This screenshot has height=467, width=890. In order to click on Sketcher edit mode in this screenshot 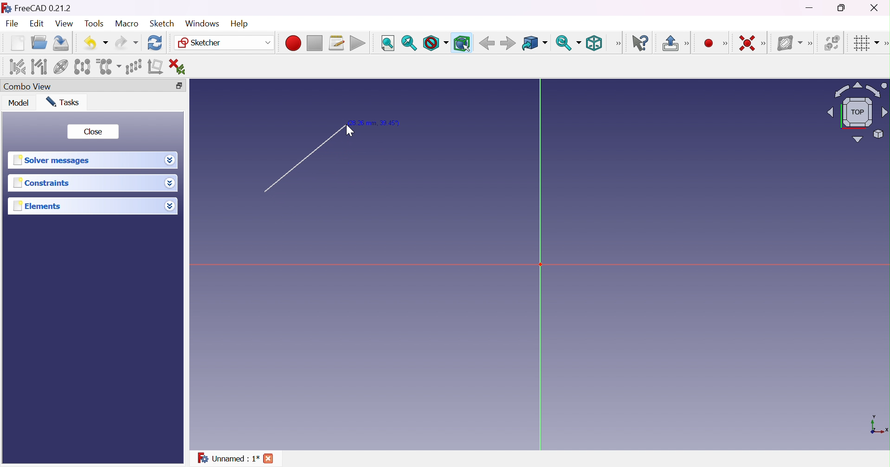, I will do `click(688, 44)`.